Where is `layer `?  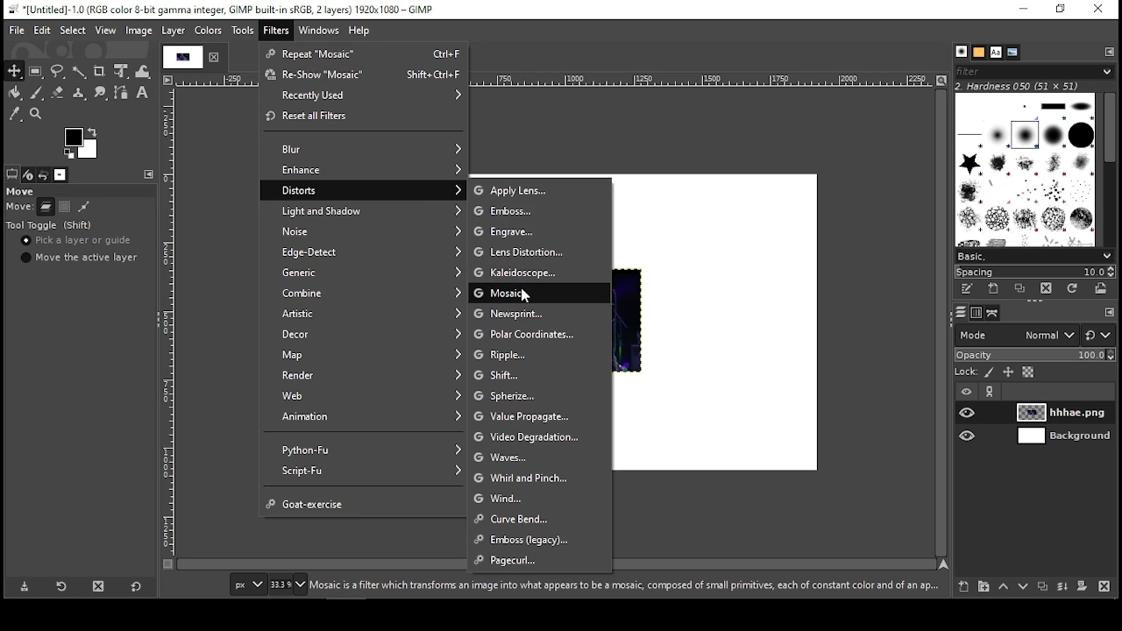 layer  is located at coordinates (1065, 437).